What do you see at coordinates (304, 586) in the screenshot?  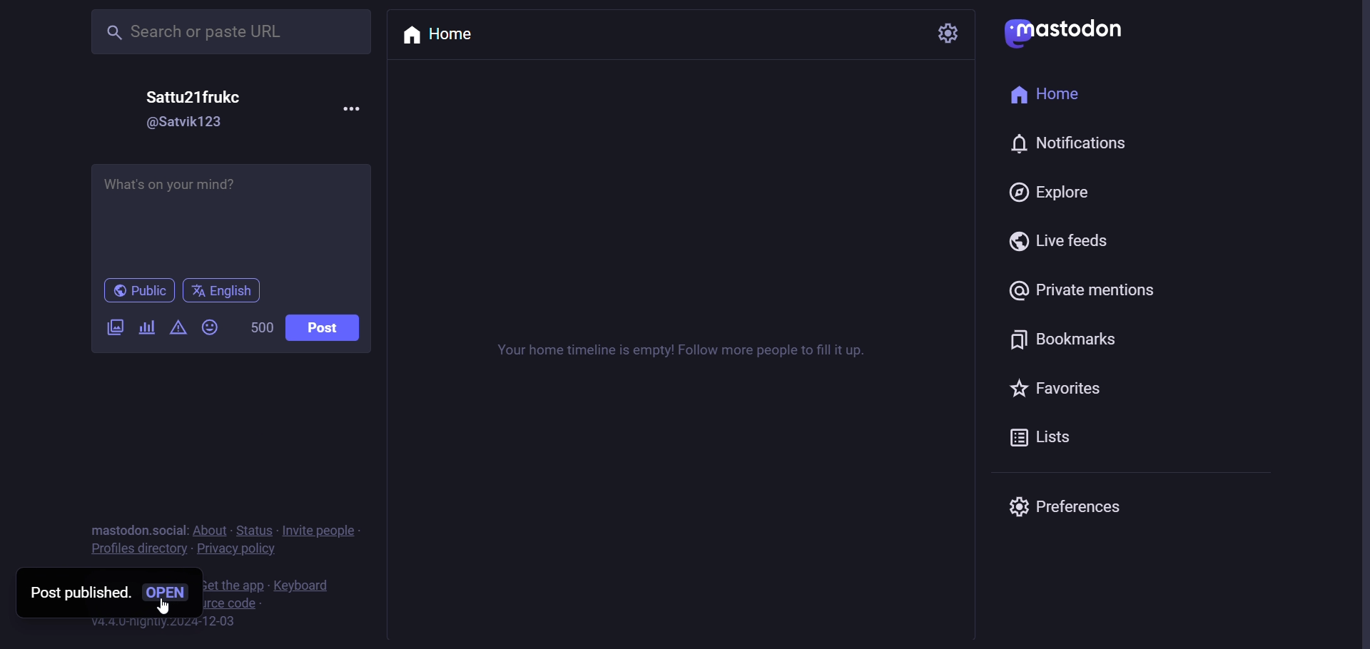 I see `keyboard` at bounding box center [304, 586].